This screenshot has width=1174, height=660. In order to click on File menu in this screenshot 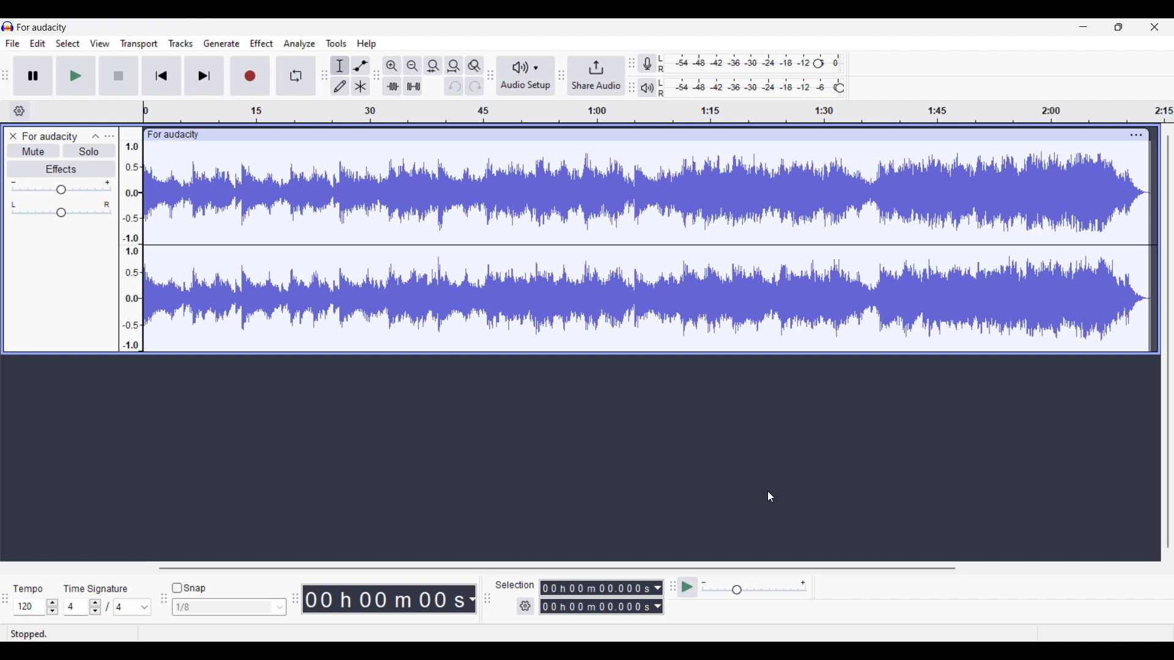, I will do `click(13, 43)`.